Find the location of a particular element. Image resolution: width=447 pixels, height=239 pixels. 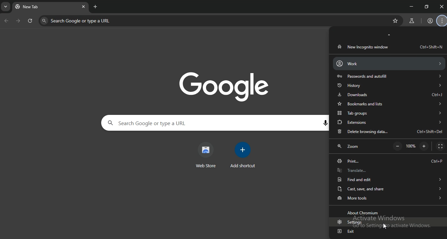

zoom out is located at coordinates (424, 146).